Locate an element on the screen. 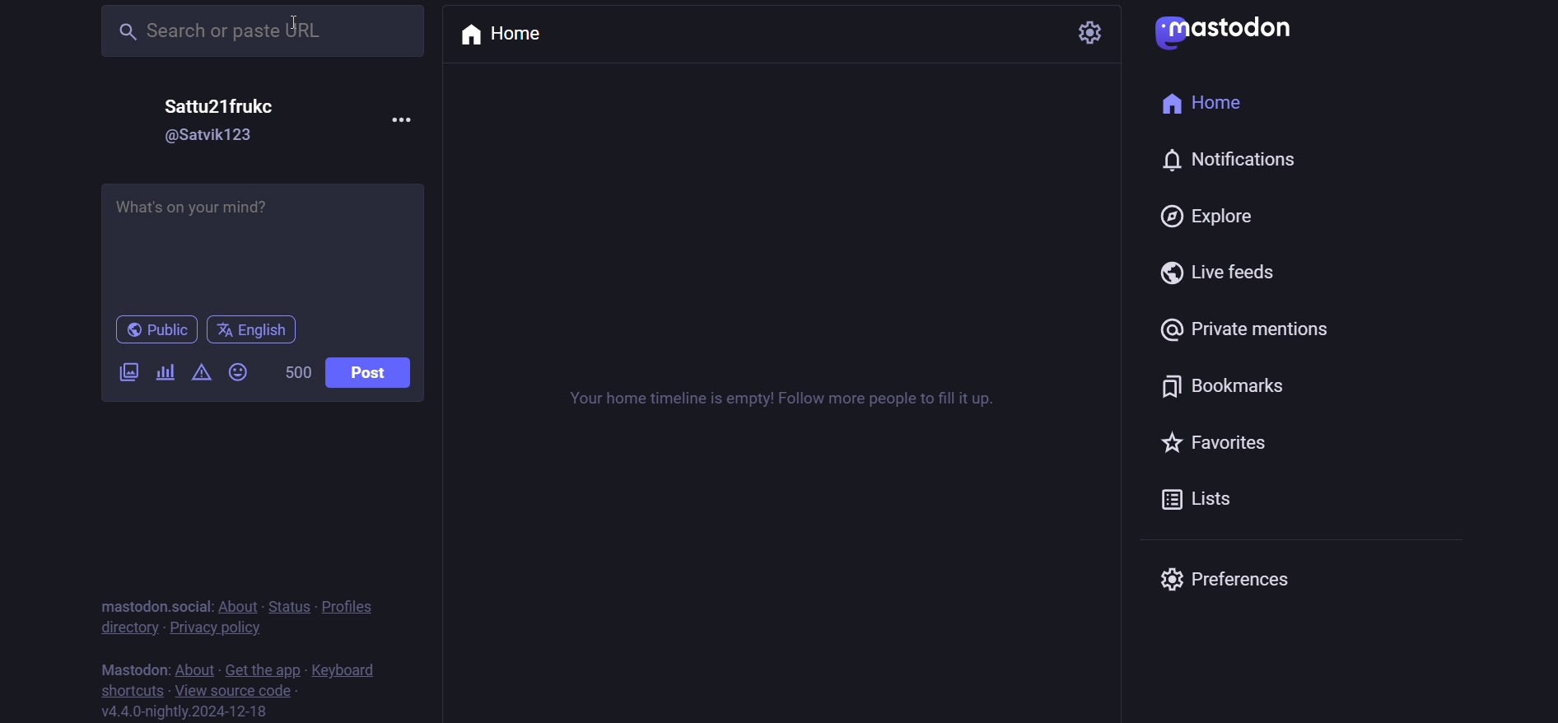 The height and width of the screenshot is (723, 1558). content warning is located at coordinates (202, 375).